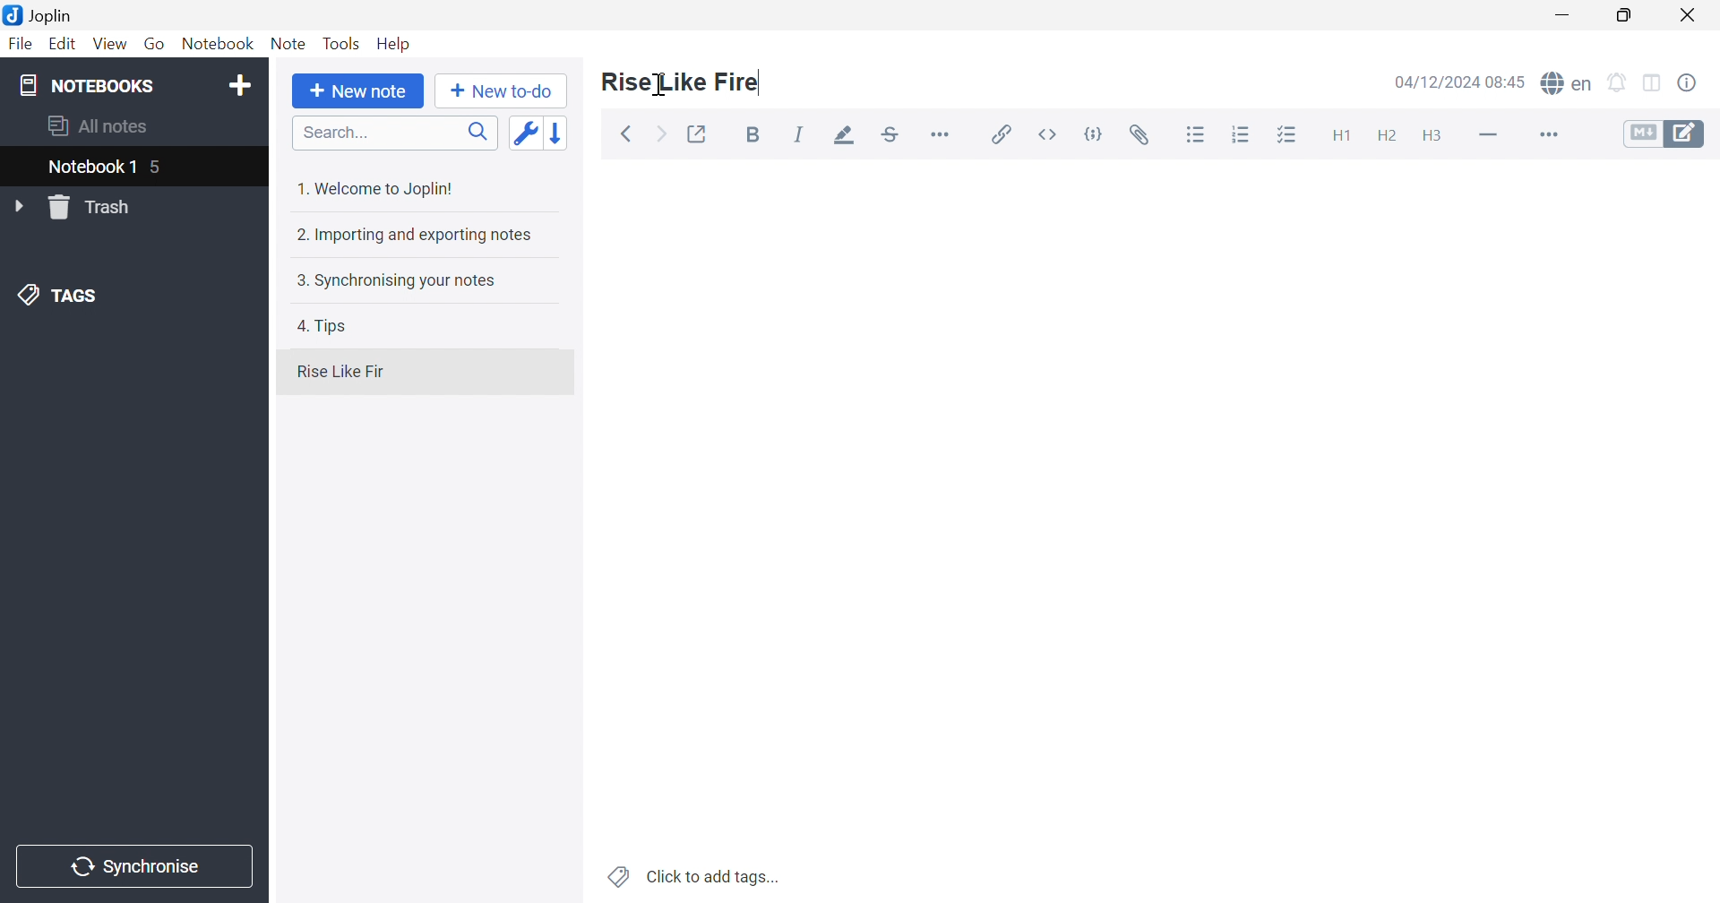  I want to click on 2. Importing and exporting notes, so click(410, 236).